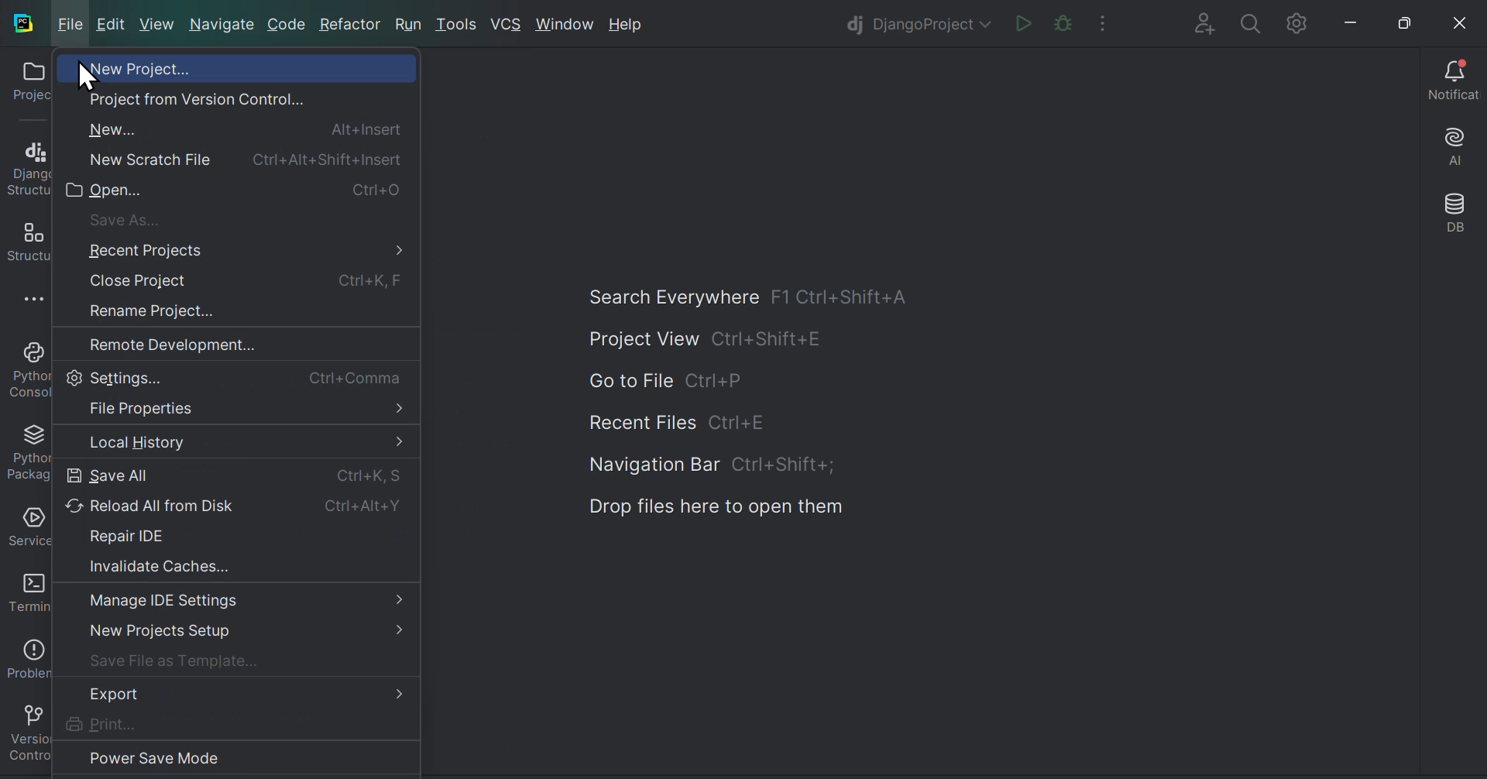 The width and height of the screenshot is (1487, 779). What do you see at coordinates (1296, 21) in the screenshot?
I see `Settings` at bounding box center [1296, 21].